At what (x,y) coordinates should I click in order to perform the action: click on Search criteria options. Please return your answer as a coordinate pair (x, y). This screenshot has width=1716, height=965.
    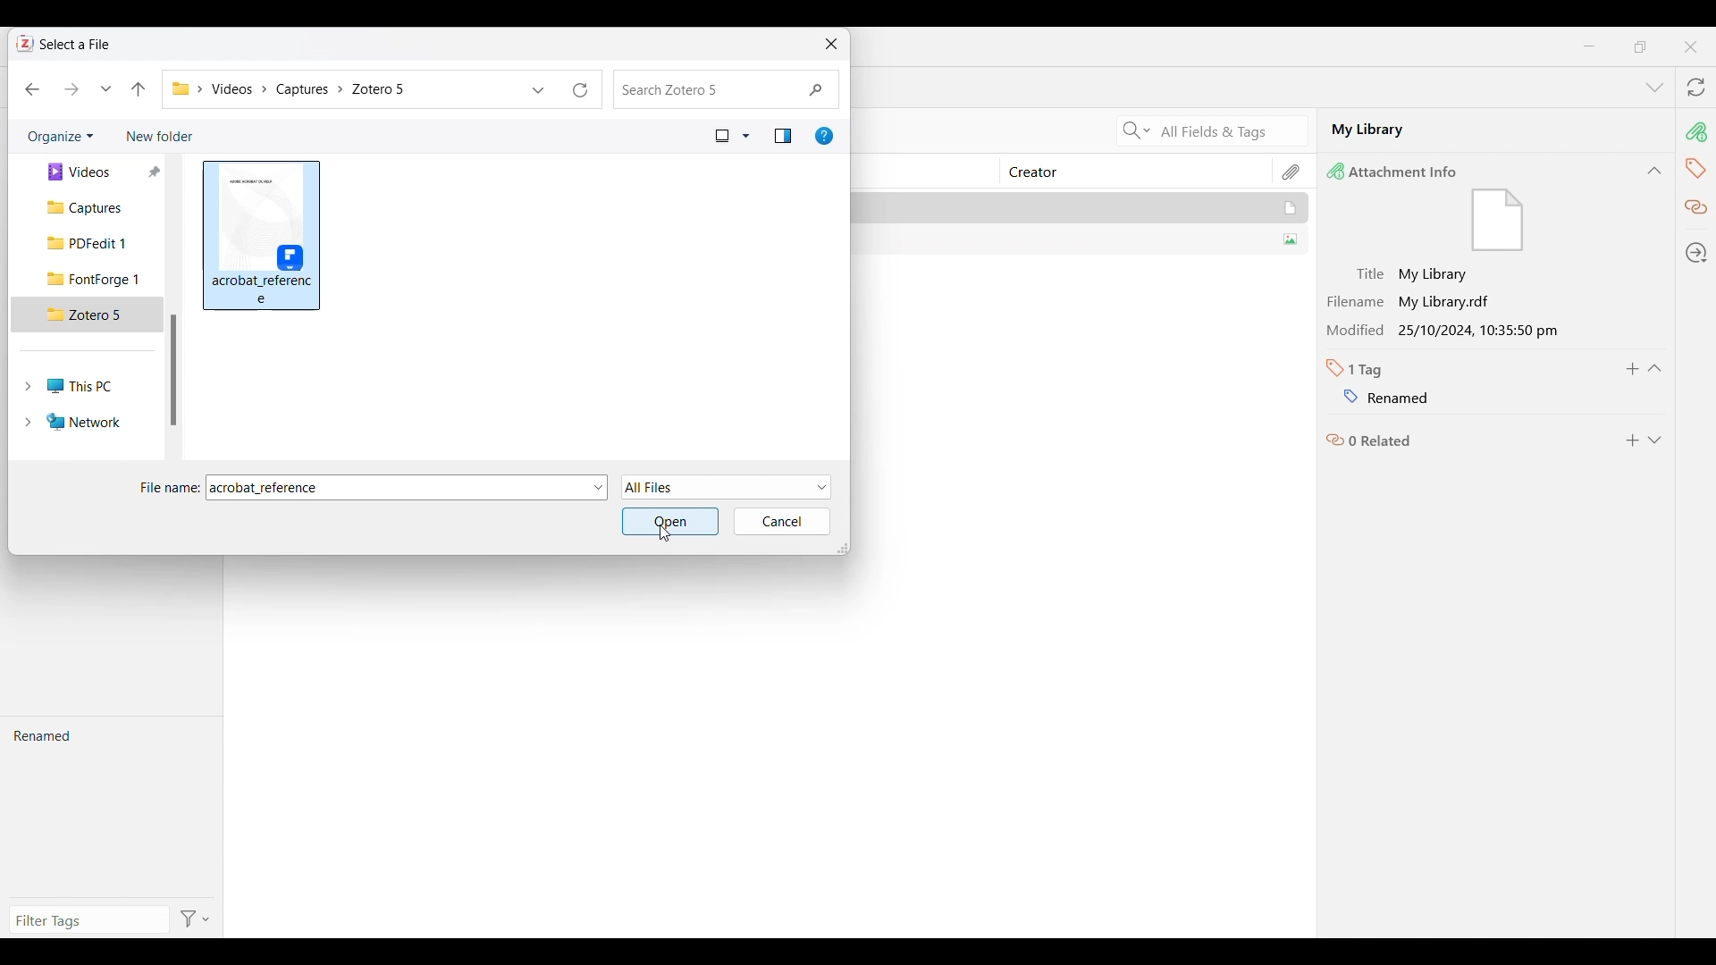
    Looking at the image, I should click on (1134, 130).